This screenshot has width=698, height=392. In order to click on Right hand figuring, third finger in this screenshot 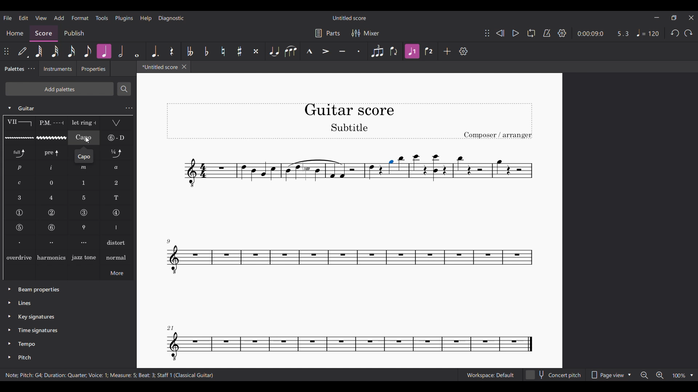, I will do `click(84, 242)`.